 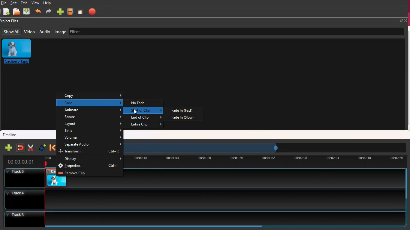 I want to click on scroll bar, so click(x=154, y=226).